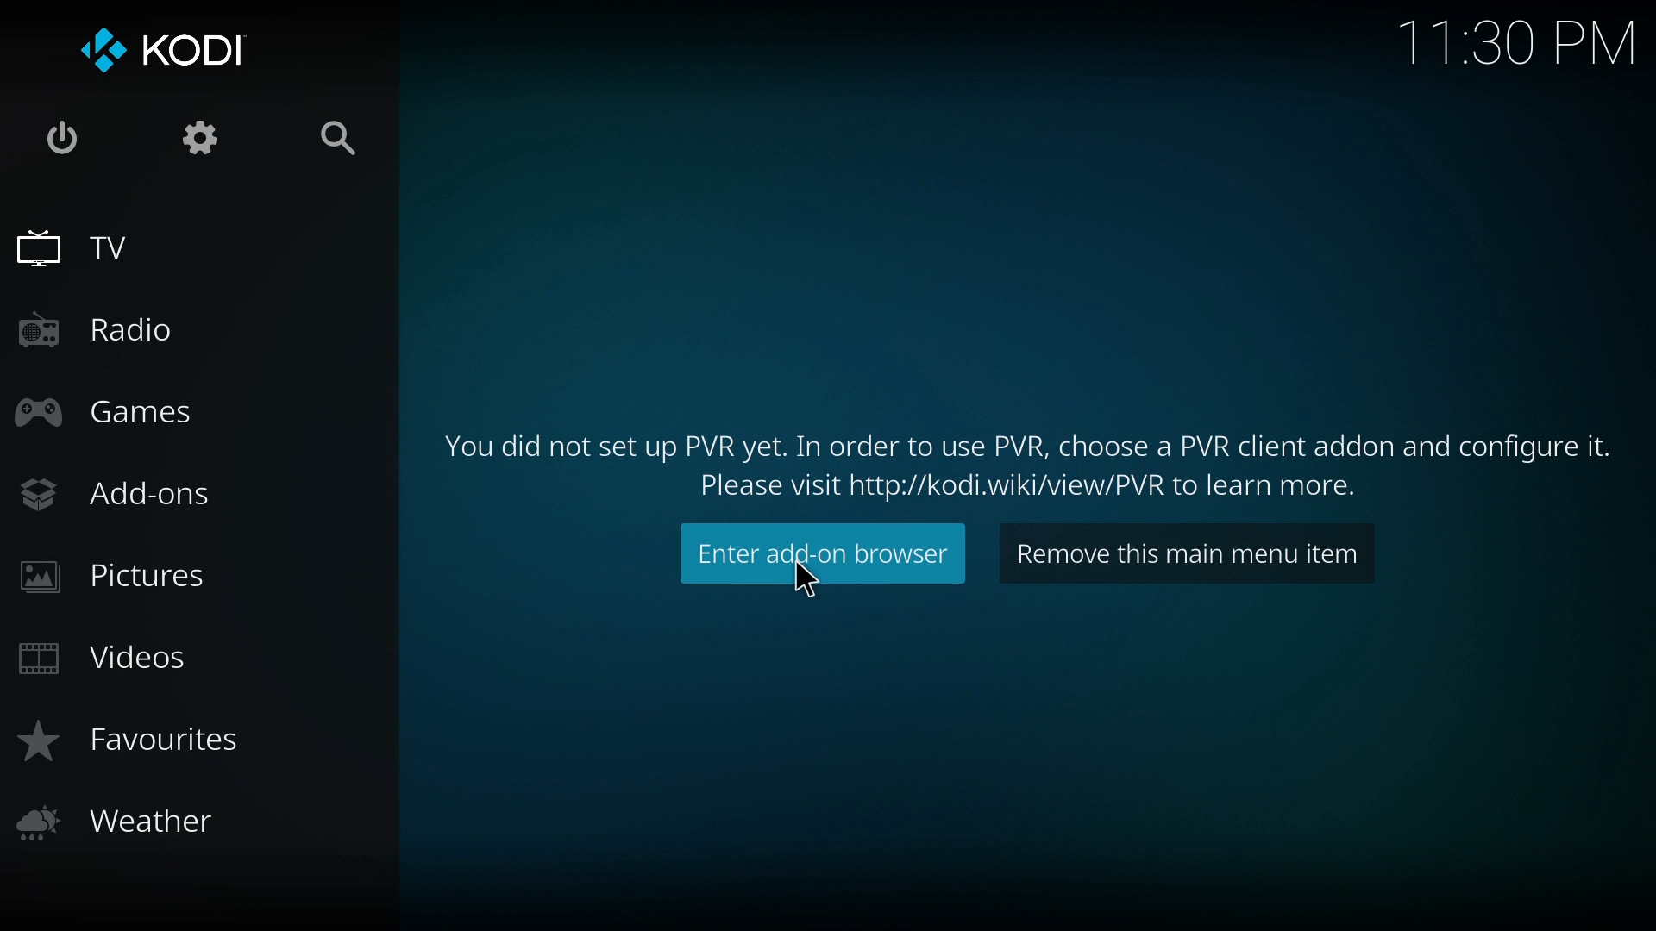 This screenshot has height=931, width=1656. Describe the element at coordinates (204, 141) in the screenshot. I see `setting` at that location.